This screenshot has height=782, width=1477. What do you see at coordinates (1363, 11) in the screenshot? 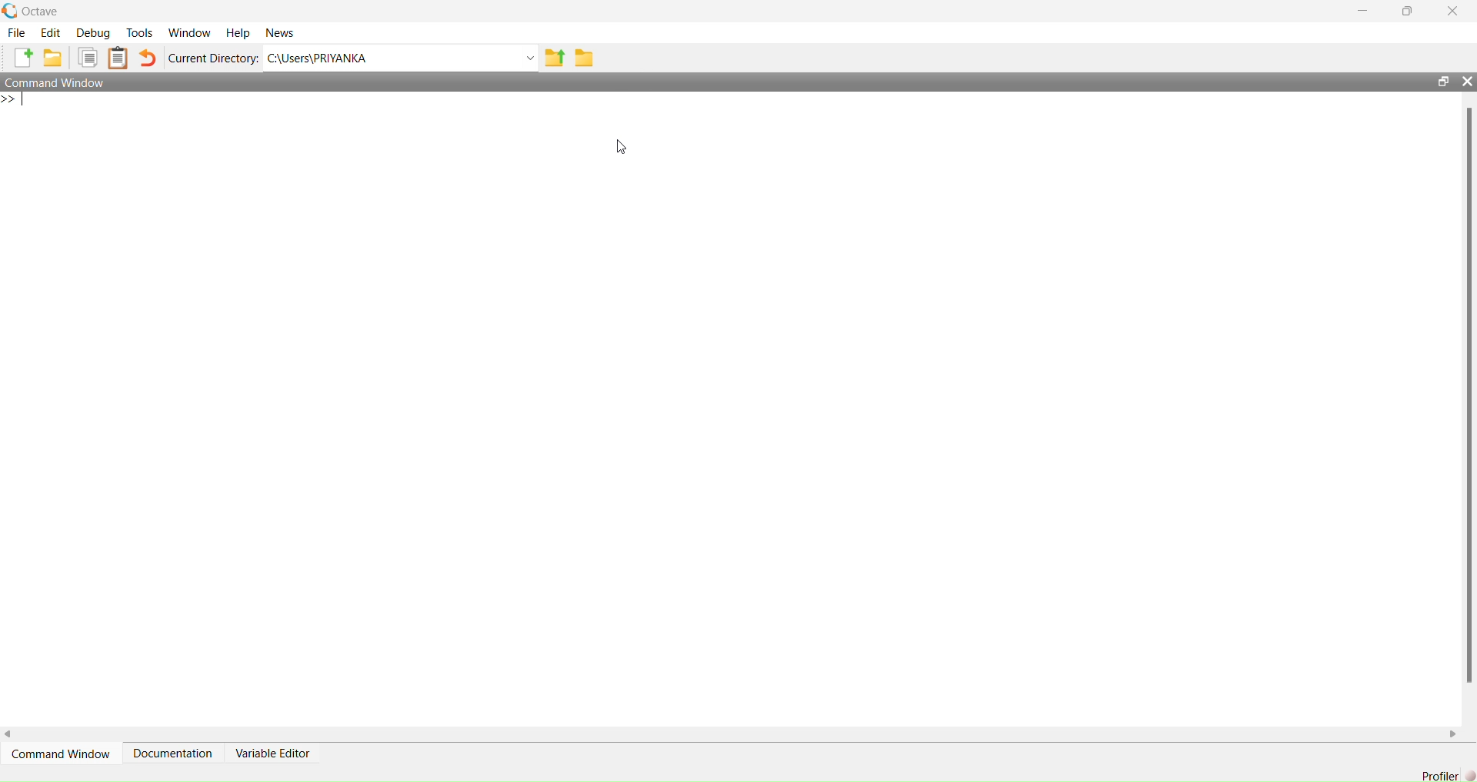
I see `minimize` at bounding box center [1363, 11].